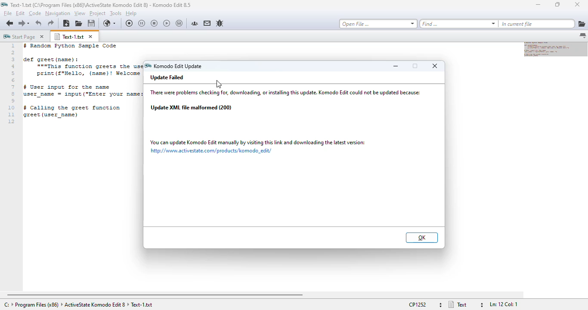 This screenshot has width=588, height=310. I want to click on save last macro to toolbox, so click(179, 23).